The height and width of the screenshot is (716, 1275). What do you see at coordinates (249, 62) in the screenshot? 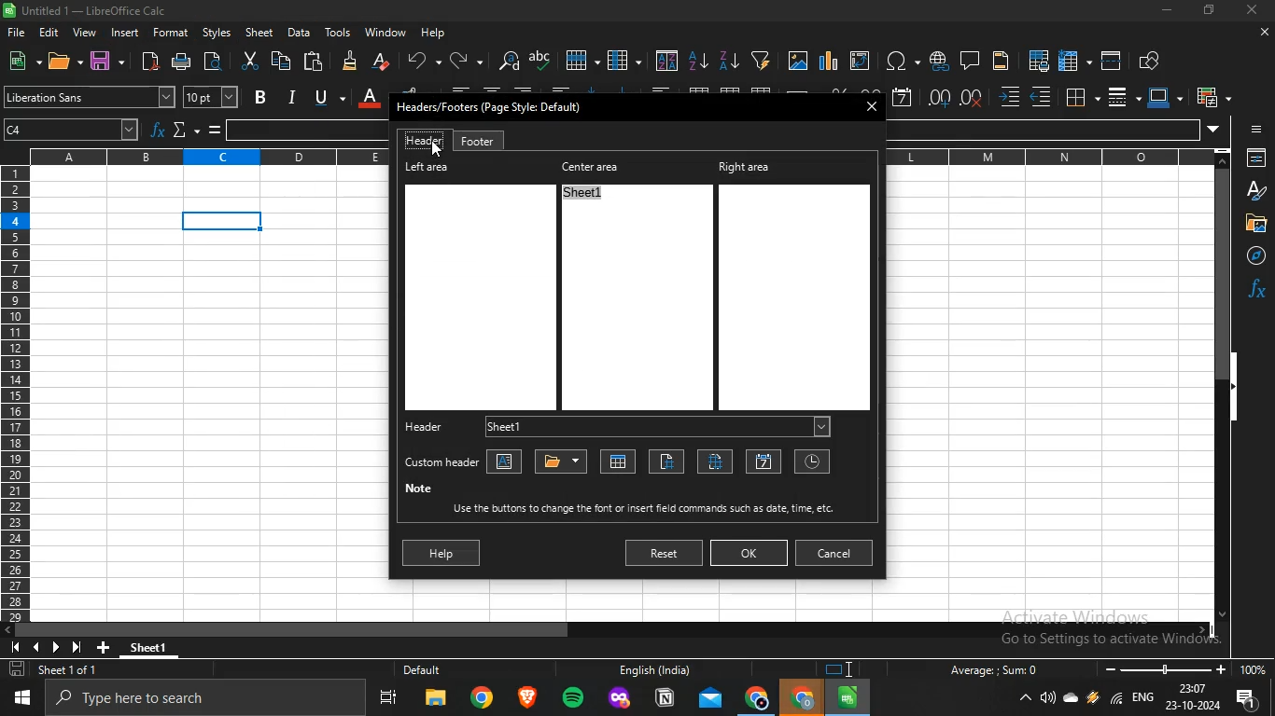
I see `cut` at bounding box center [249, 62].